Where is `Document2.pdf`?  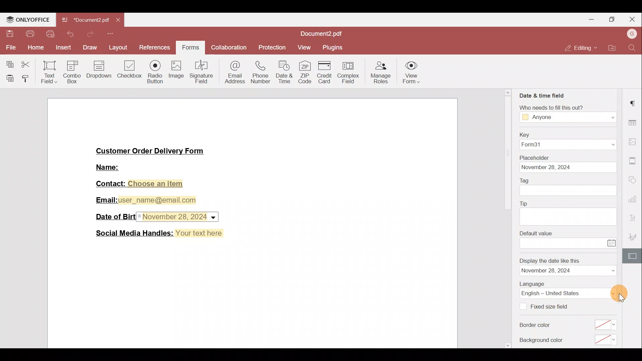
Document2.pdf is located at coordinates (85, 20).